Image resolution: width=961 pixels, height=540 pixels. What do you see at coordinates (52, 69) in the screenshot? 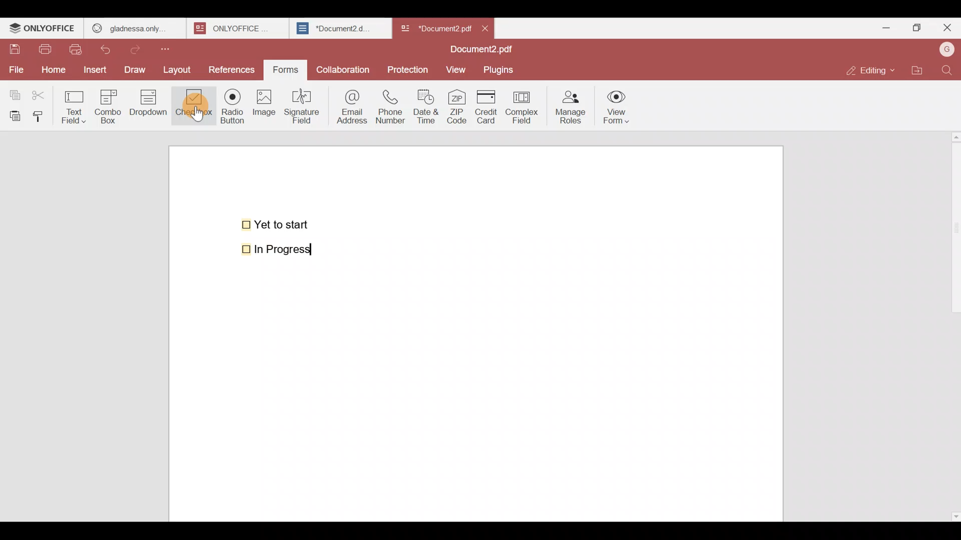
I see `Home` at bounding box center [52, 69].